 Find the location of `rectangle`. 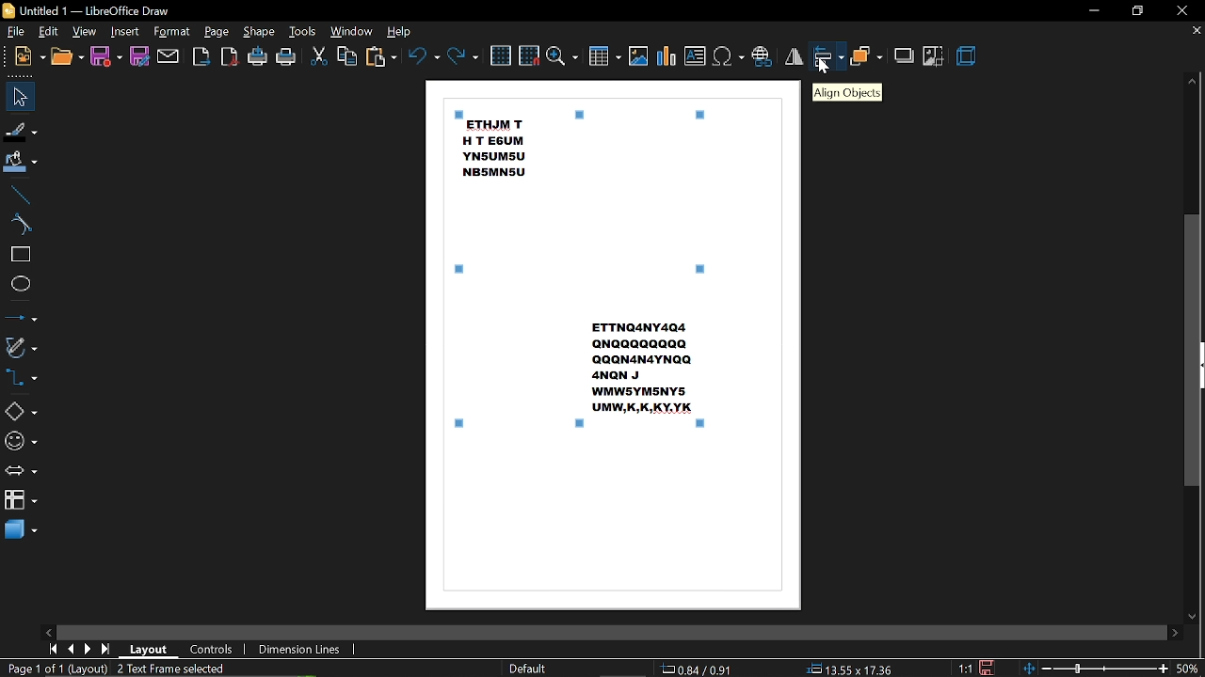

rectangle is located at coordinates (19, 256).